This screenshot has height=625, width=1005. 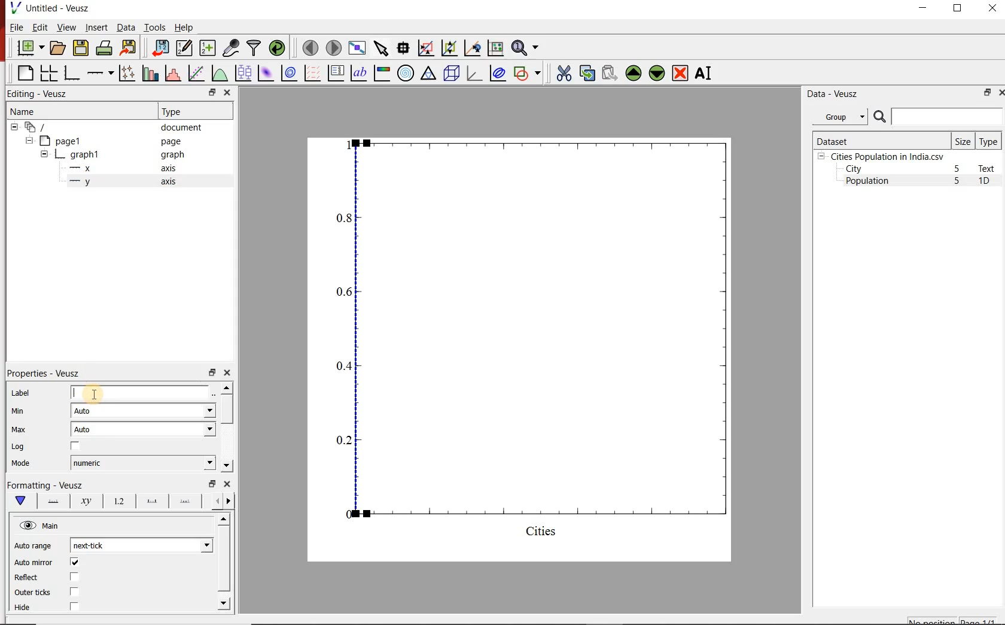 I want to click on image color bar, so click(x=382, y=73).